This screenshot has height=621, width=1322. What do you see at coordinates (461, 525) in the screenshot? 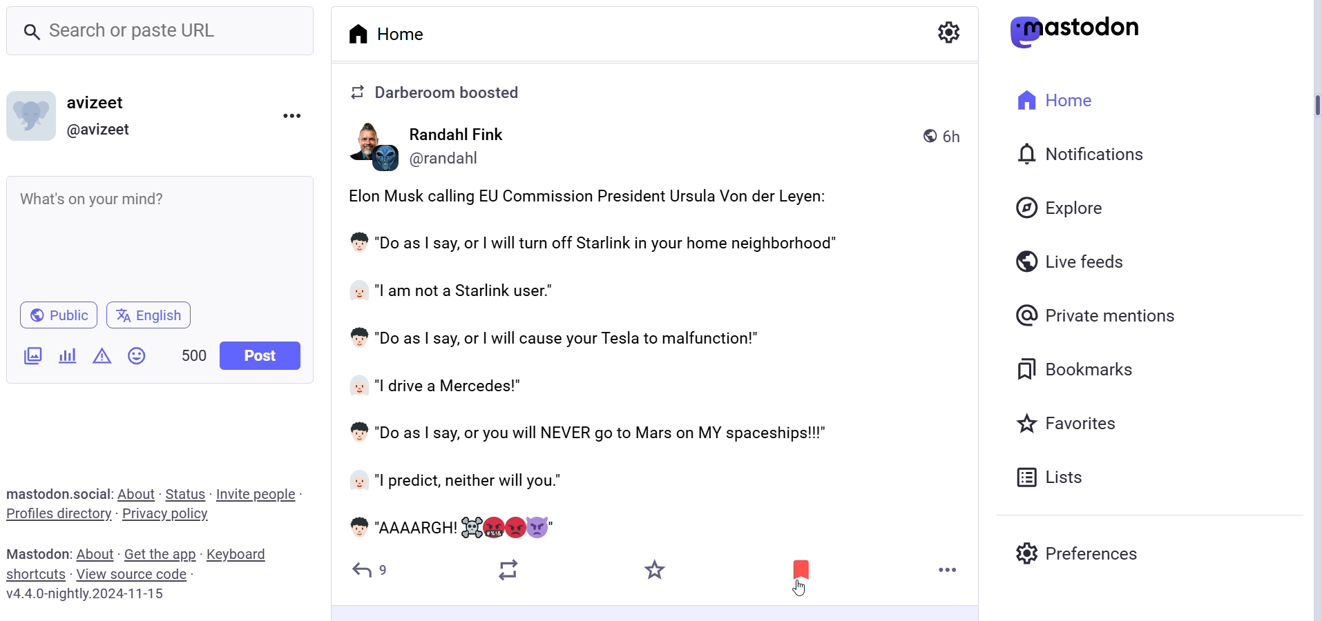
I see `AAAARGH! SE @NV@E` at bounding box center [461, 525].